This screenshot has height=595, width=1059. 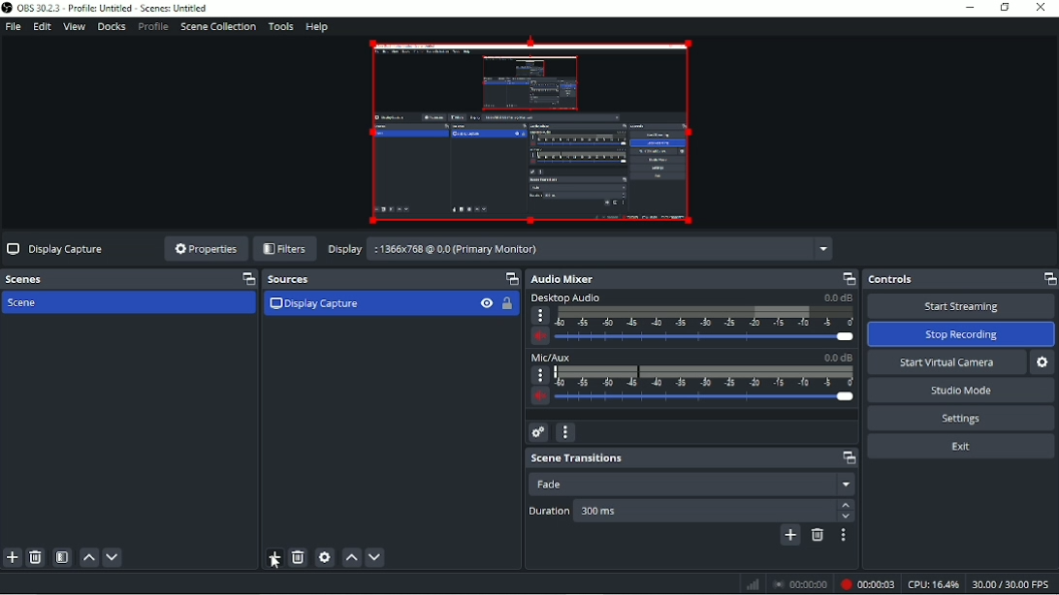 What do you see at coordinates (817, 535) in the screenshot?
I see `Remove configurable transition` at bounding box center [817, 535].